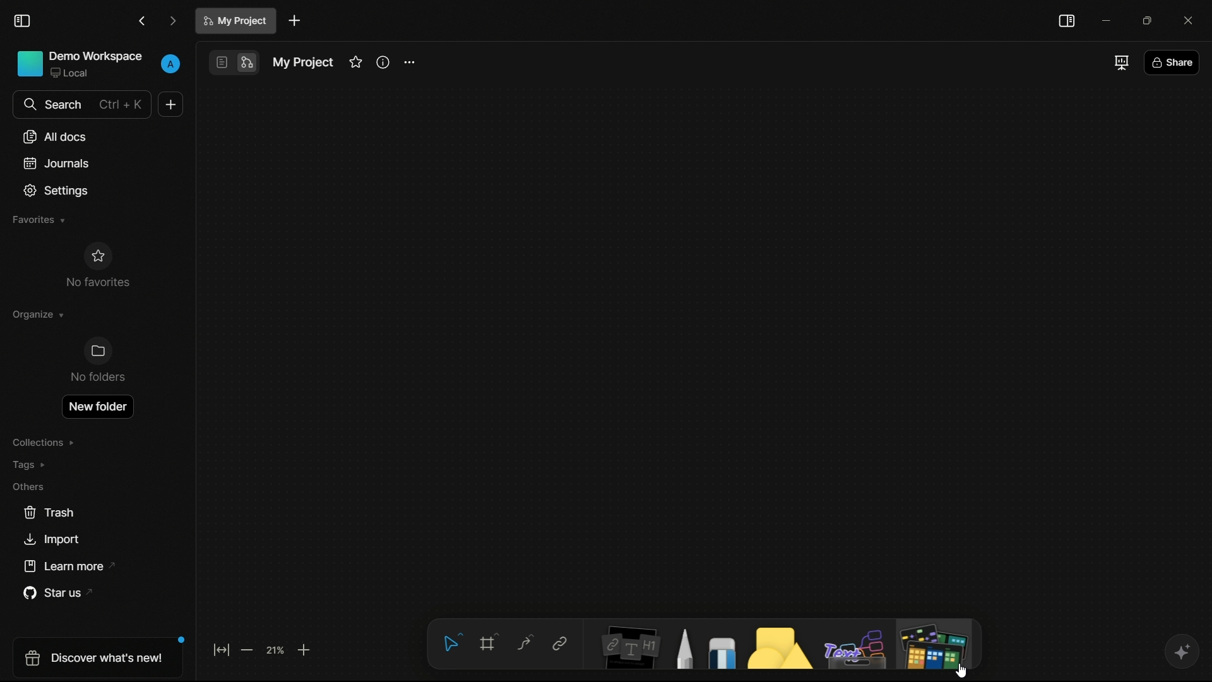  Describe the element at coordinates (1067, 22) in the screenshot. I see `toggle sidebar` at that location.